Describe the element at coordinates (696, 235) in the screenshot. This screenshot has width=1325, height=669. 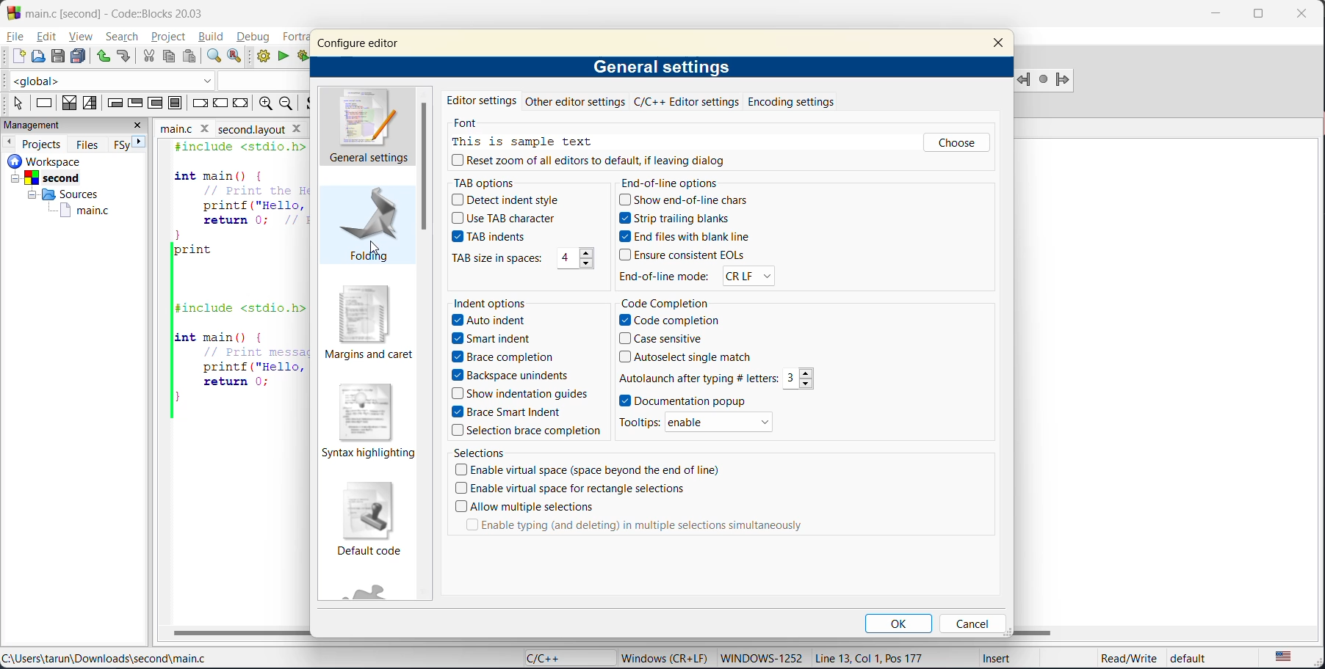
I see `End files with blank line` at that location.